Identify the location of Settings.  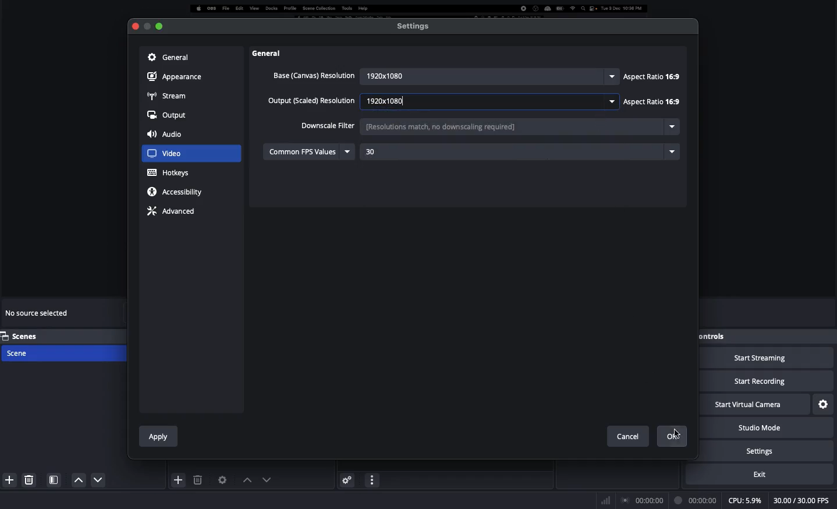
(824, 403).